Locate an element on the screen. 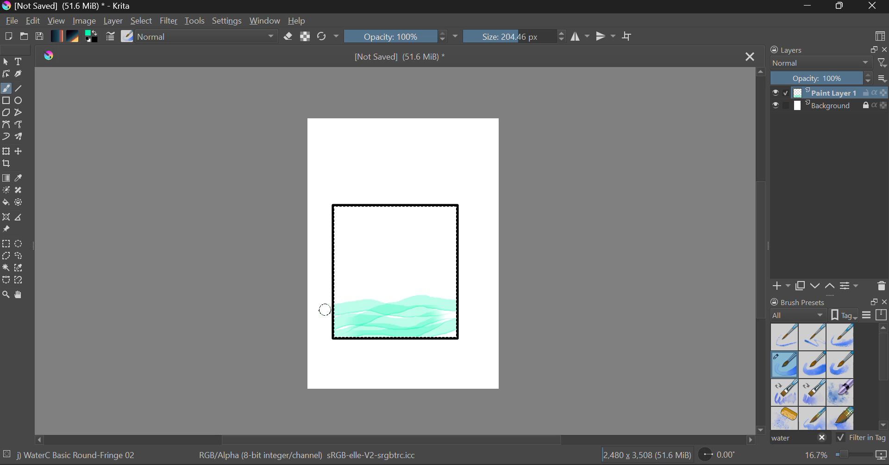 The image size is (889, 465). Water C - Decay Tilt is located at coordinates (813, 392).